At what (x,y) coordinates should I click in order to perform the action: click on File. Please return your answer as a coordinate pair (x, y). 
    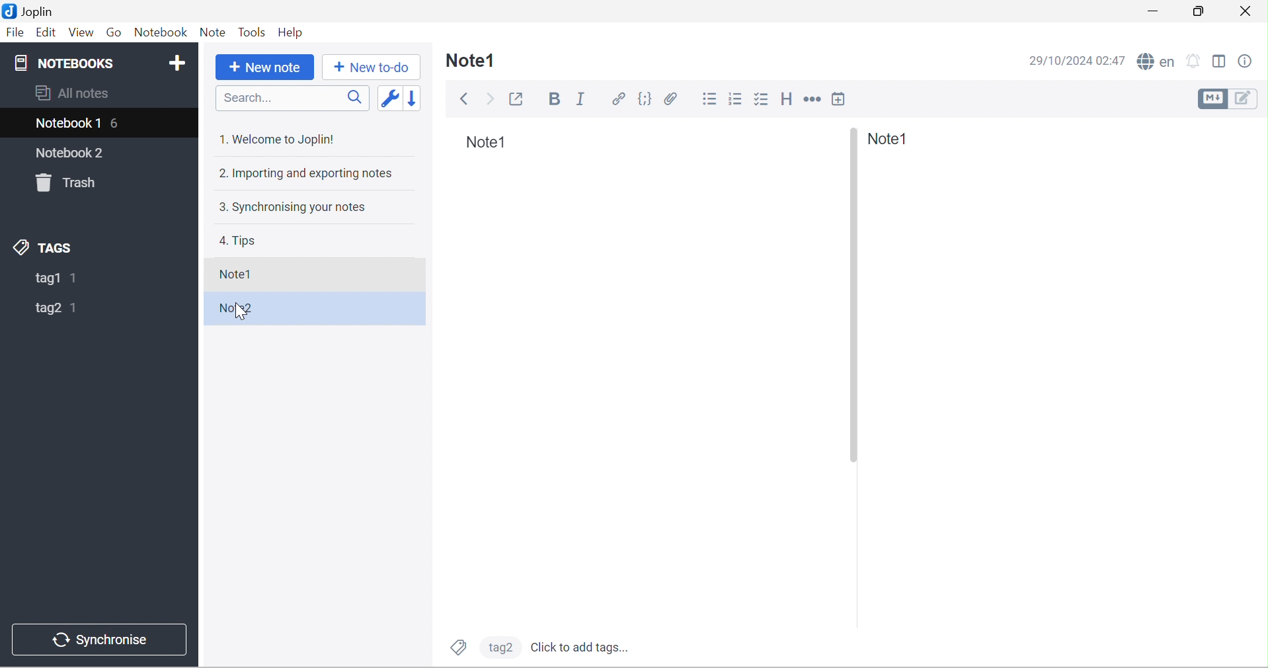
    Looking at the image, I should click on (15, 33).